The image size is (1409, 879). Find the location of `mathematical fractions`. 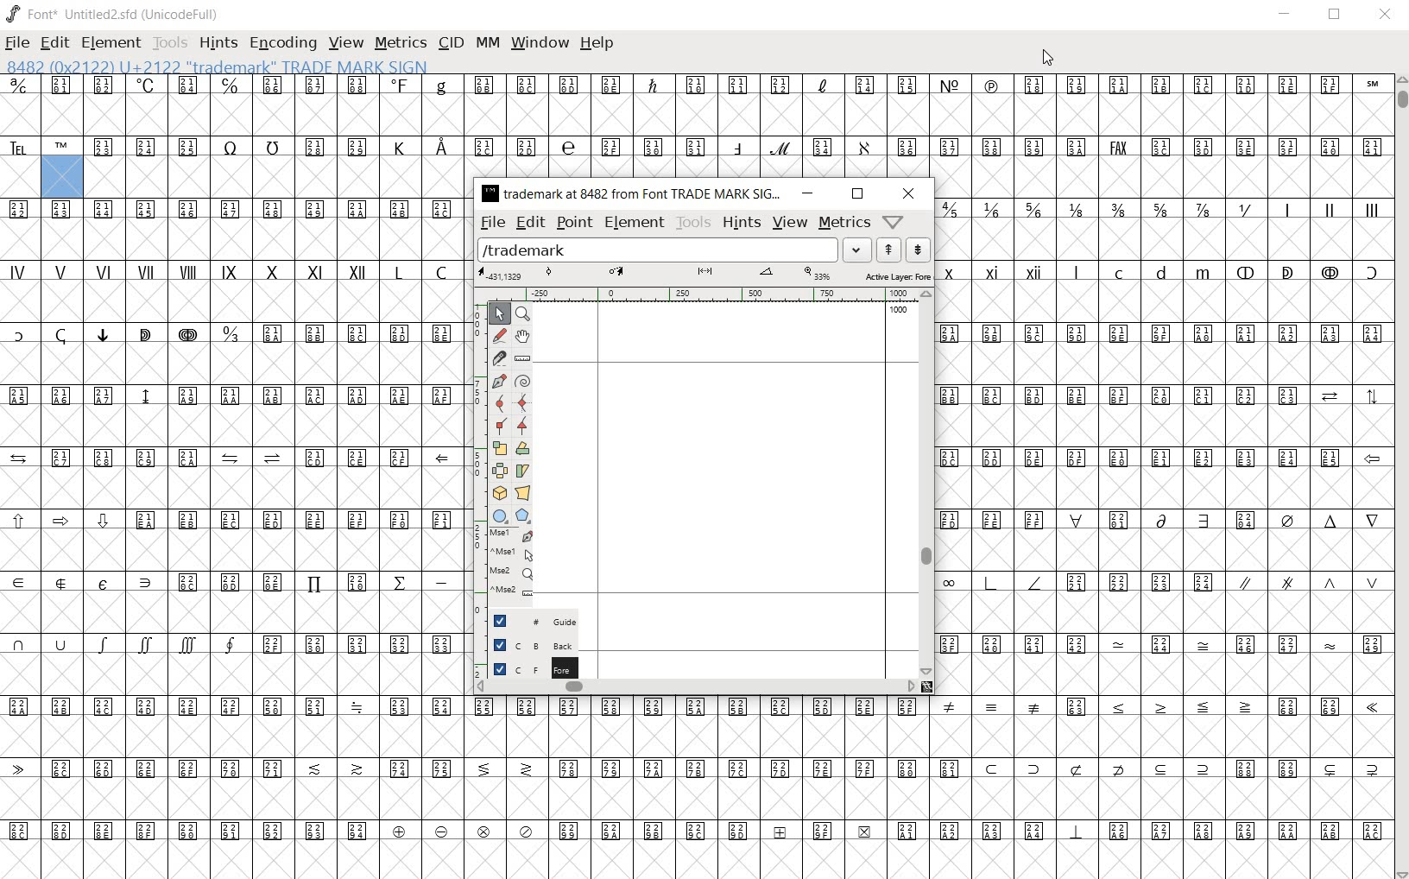

mathematical fractions is located at coordinates (1098, 226).